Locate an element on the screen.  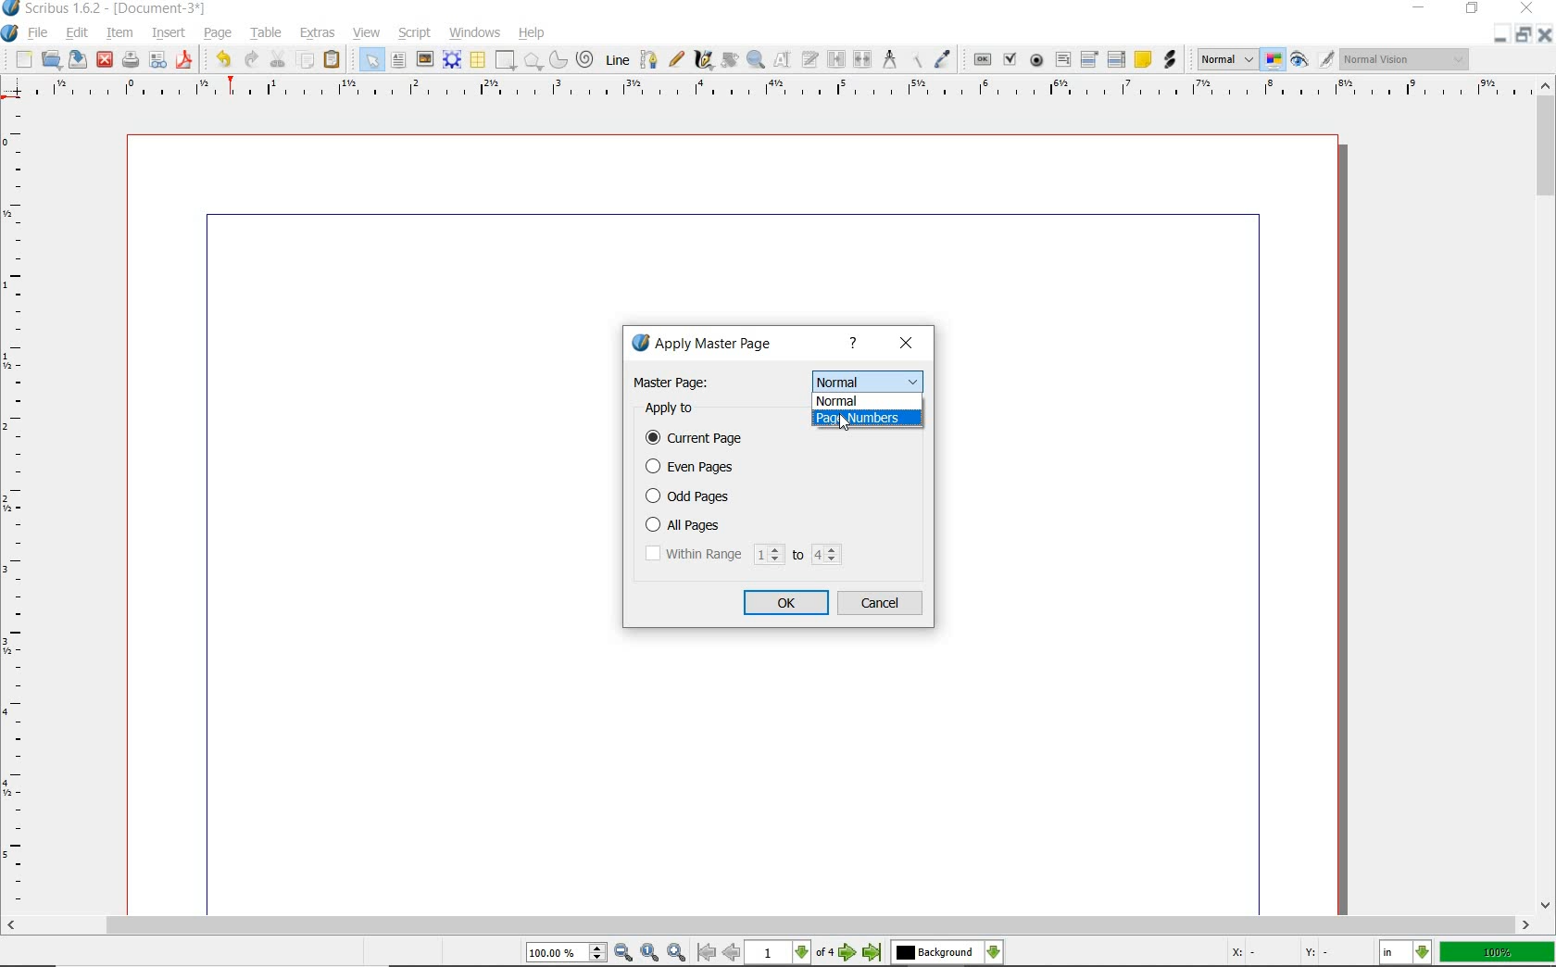
system logo is located at coordinates (10, 34).